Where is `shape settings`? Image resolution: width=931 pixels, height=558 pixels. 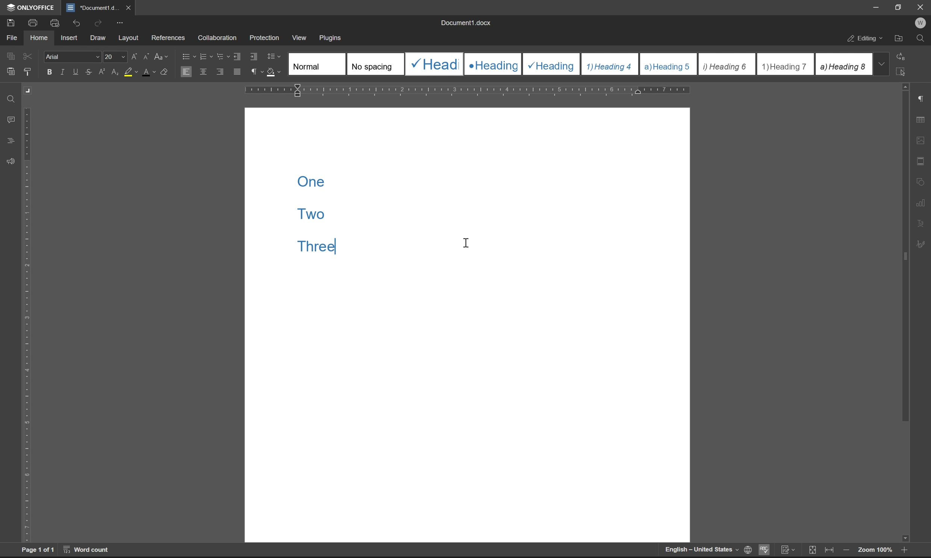 shape settings is located at coordinates (920, 180).